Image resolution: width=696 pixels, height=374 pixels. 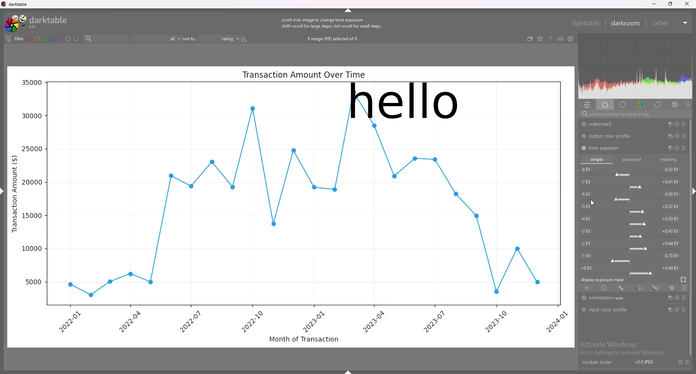 What do you see at coordinates (671, 288) in the screenshot?
I see `raster mask` at bounding box center [671, 288].